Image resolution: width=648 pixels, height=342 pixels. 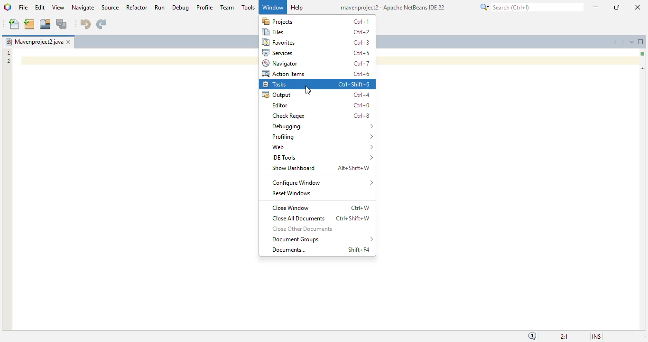 What do you see at coordinates (322, 137) in the screenshot?
I see `profiling` at bounding box center [322, 137].